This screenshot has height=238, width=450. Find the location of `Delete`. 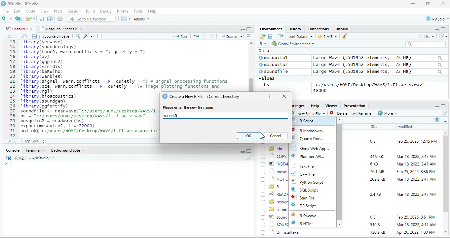

Delete is located at coordinates (340, 113).